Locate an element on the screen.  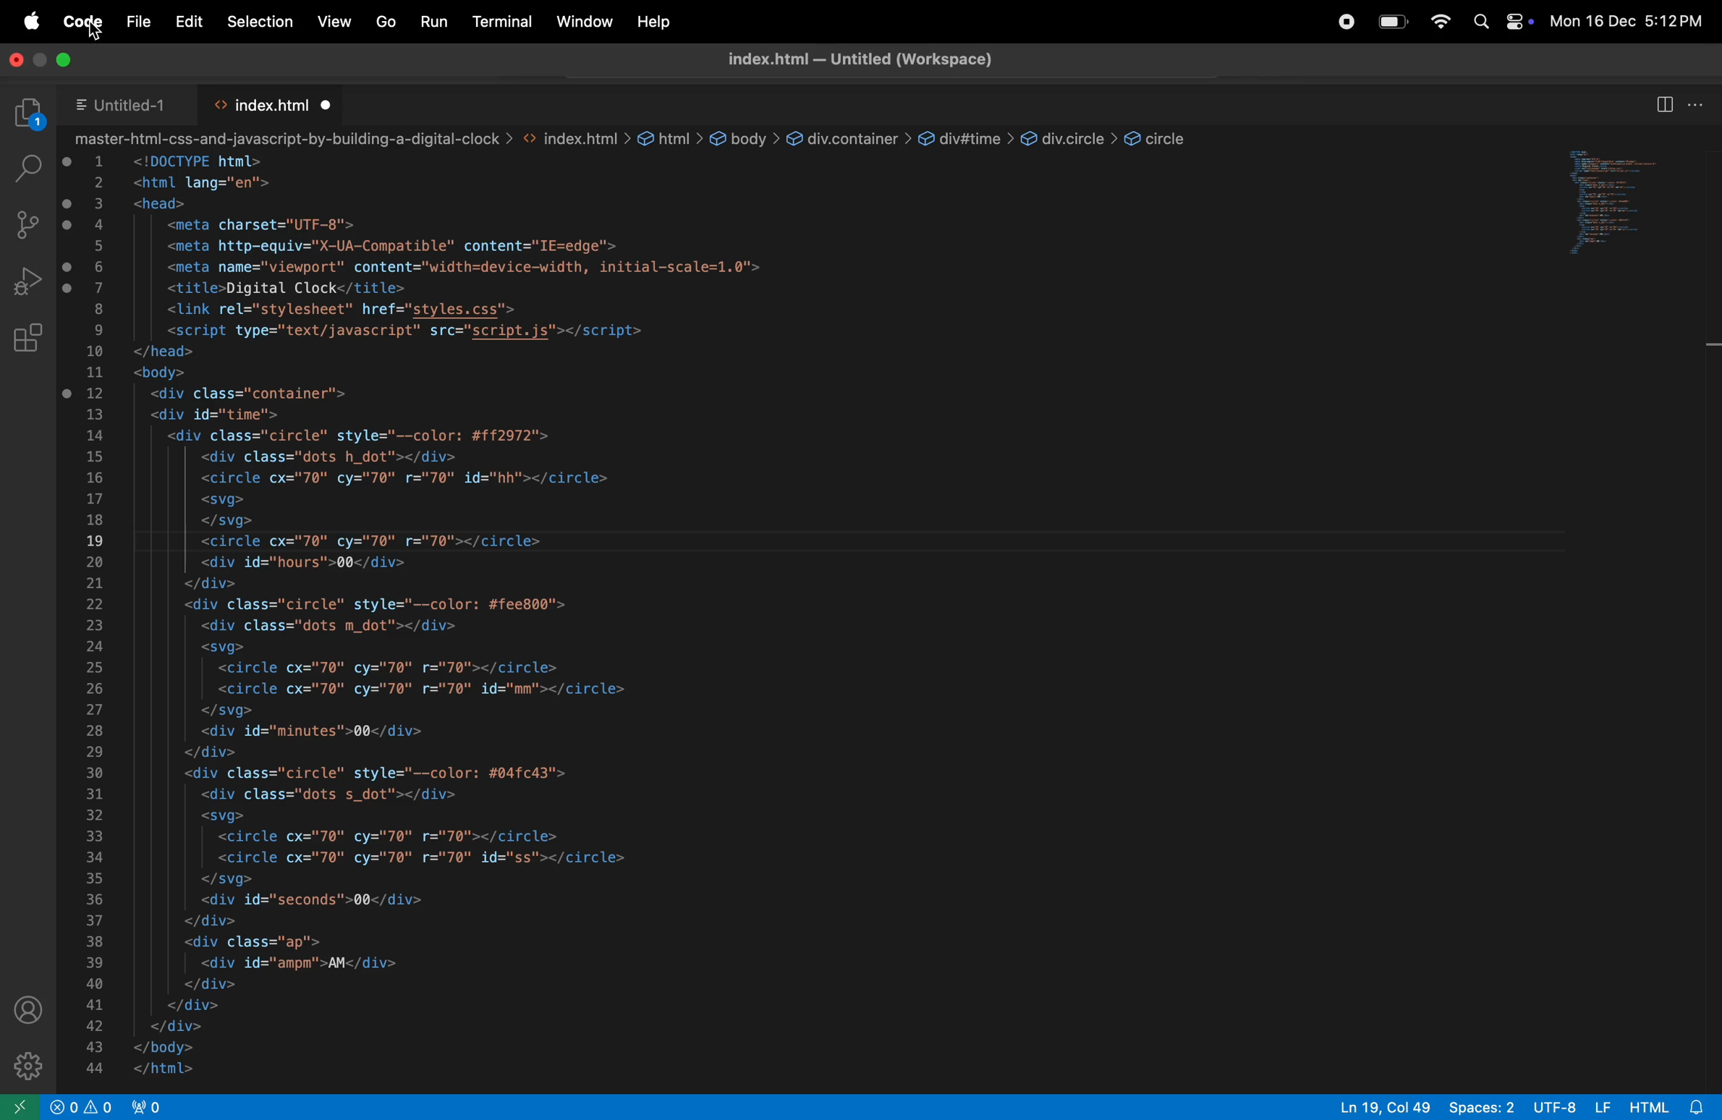
wifi is located at coordinates (1438, 22).